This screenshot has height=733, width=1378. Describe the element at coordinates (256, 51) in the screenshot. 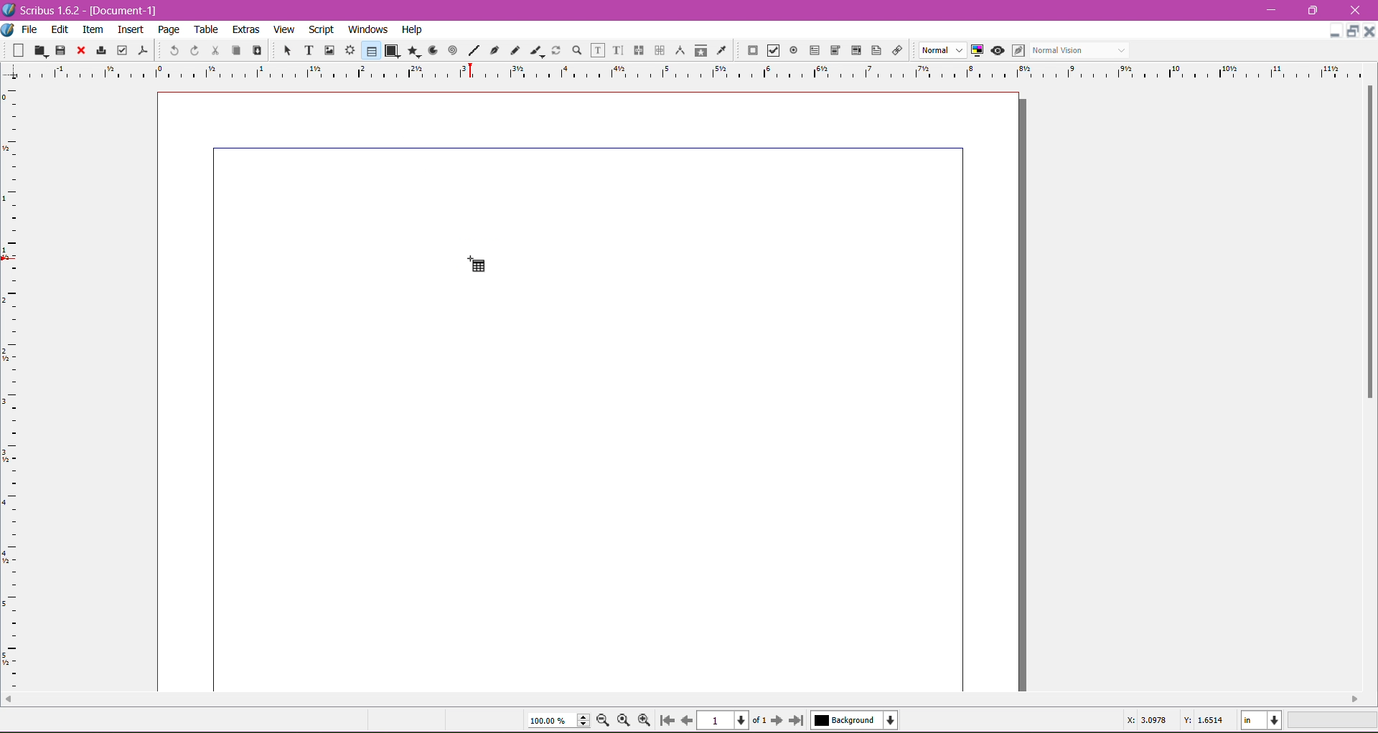

I see `Paste` at that location.